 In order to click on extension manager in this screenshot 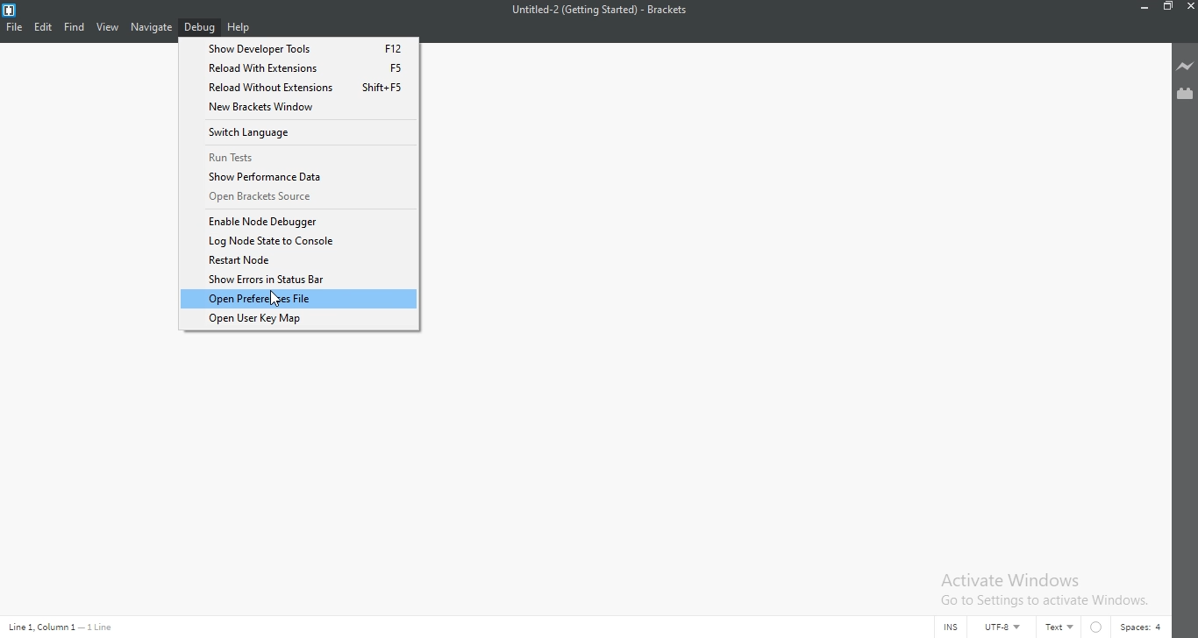, I will do `click(1185, 92)`.